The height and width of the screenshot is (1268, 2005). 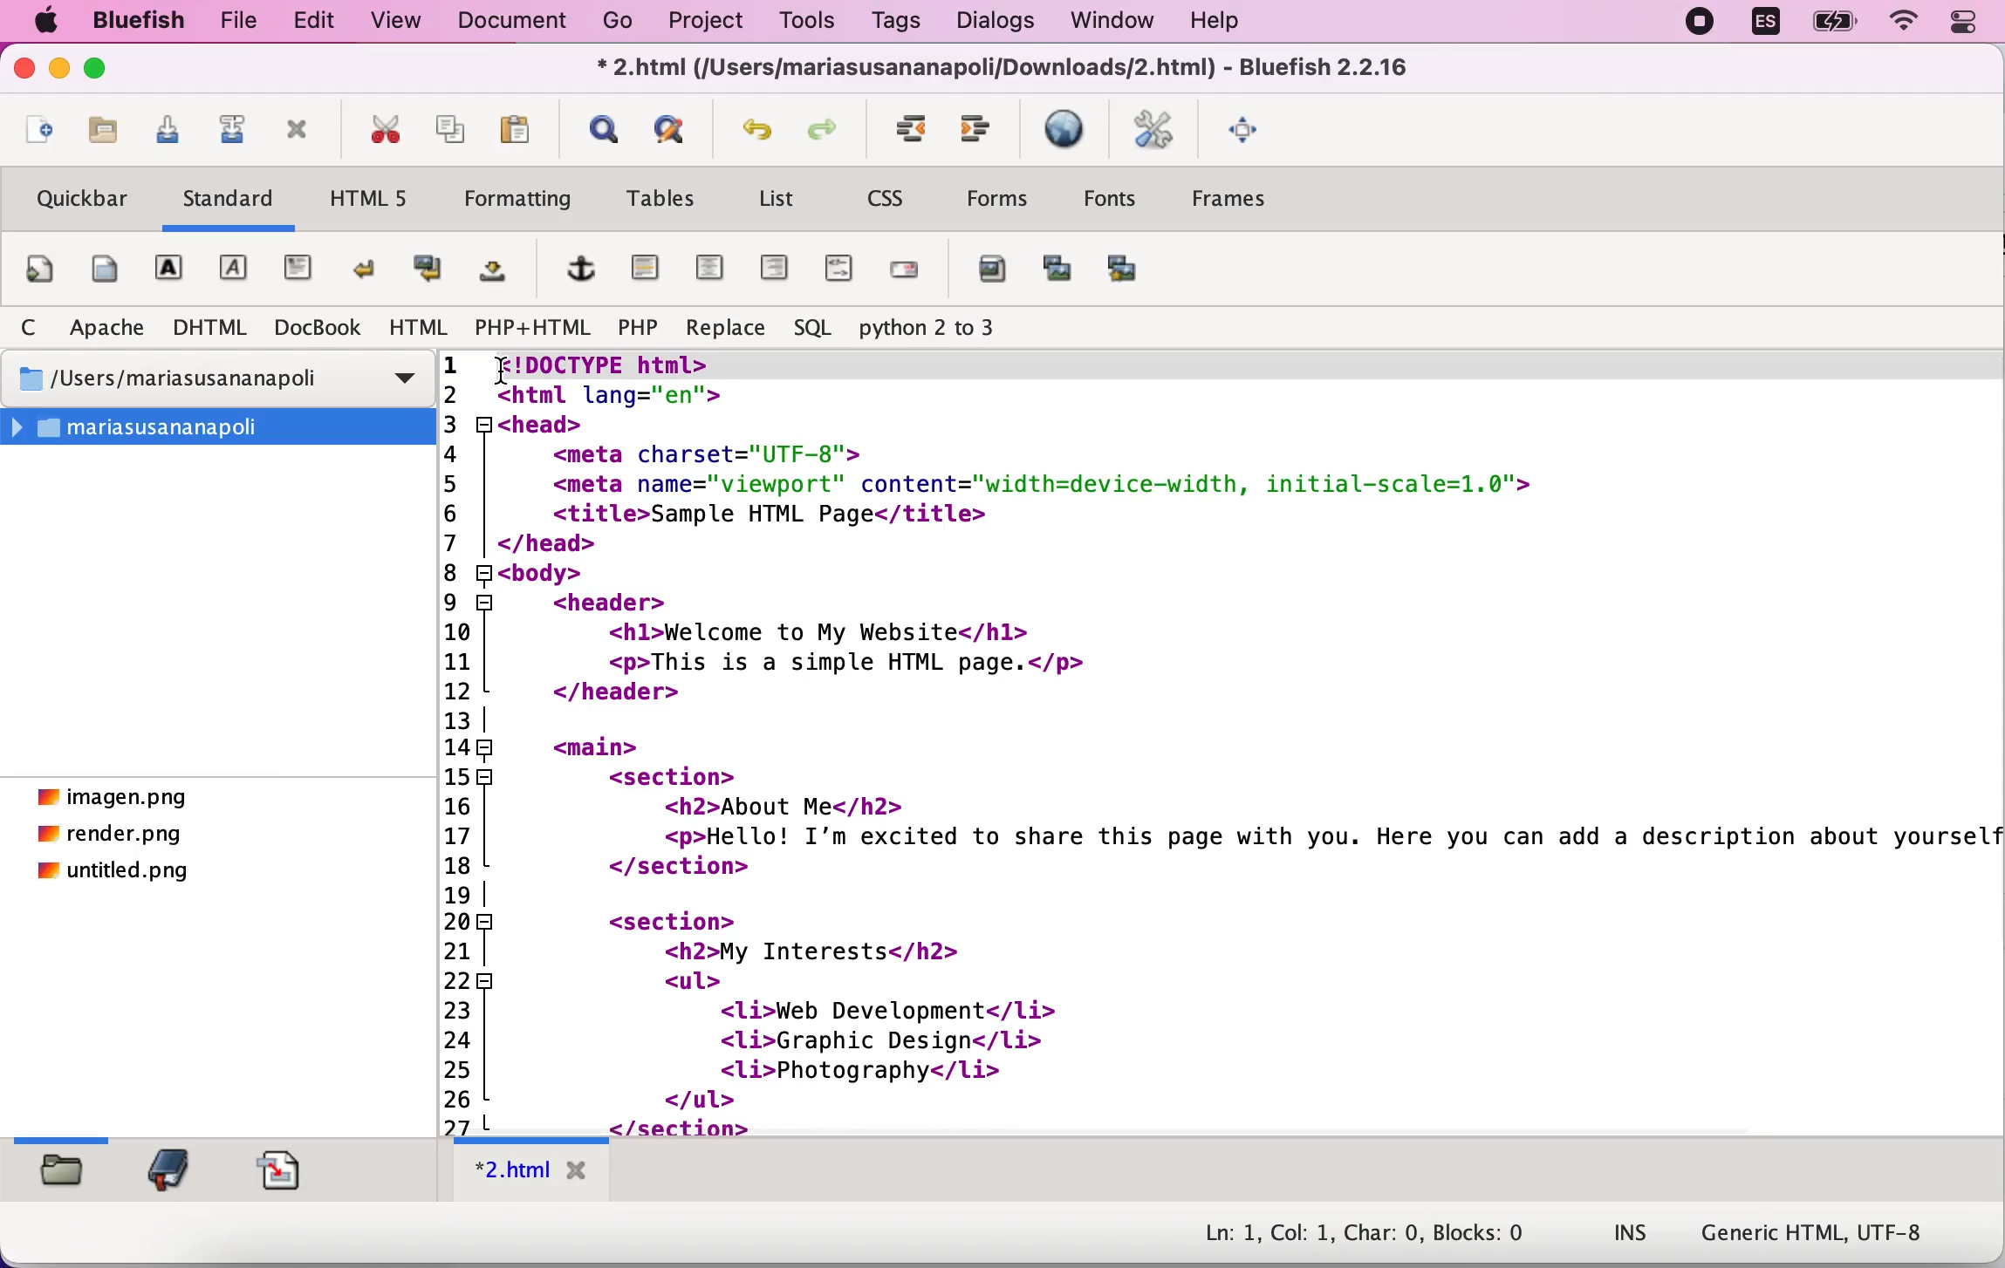 What do you see at coordinates (400, 21) in the screenshot?
I see `view` at bounding box center [400, 21].